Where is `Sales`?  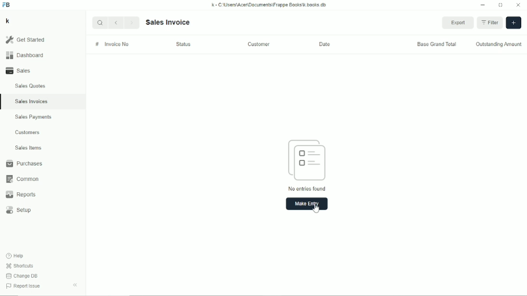 Sales is located at coordinates (20, 70).